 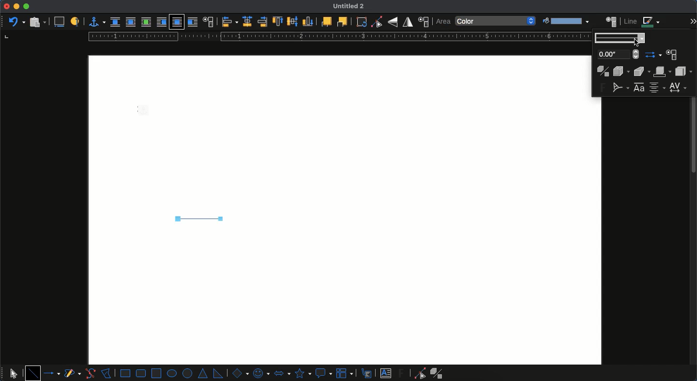 I want to click on Toggle point edit mode, so click(x=377, y=22).